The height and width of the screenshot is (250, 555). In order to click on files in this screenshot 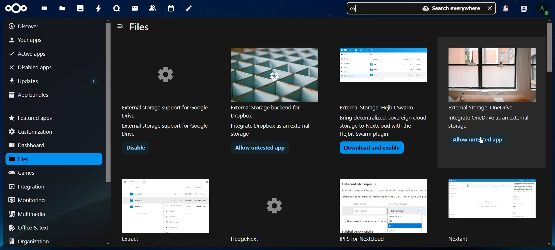, I will do `click(140, 27)`.